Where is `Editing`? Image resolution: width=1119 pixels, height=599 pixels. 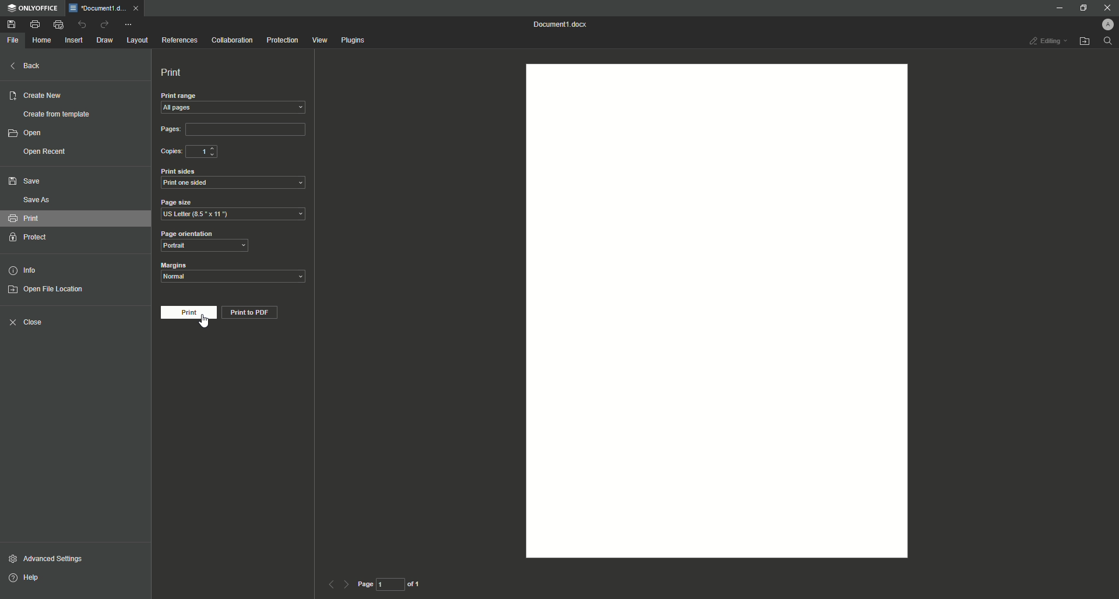
Editing is located at coordinates (1043, 41).